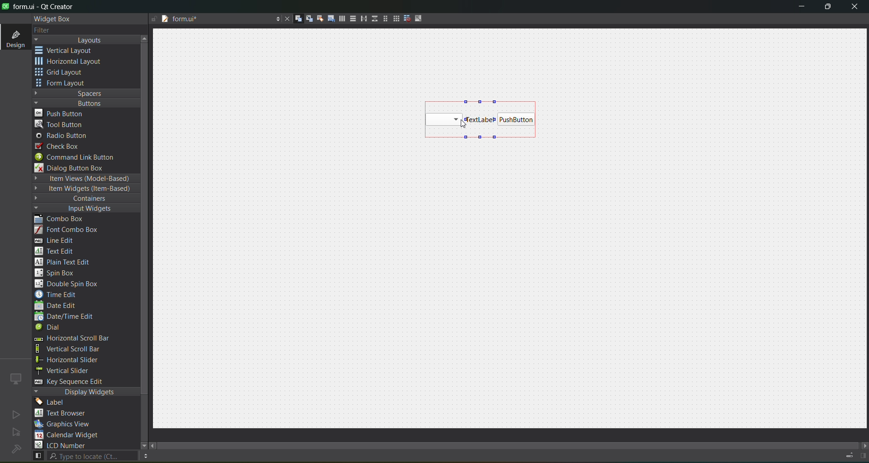 Image resolution: width=869 pixels, height=463 pixels. I want to click on dialog box, so click(76, 167).